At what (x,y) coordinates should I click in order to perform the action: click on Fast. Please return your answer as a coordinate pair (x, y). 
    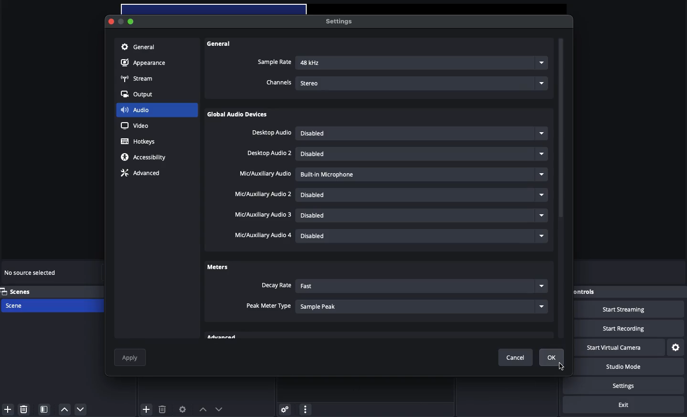
    Looking at the image, I should click on (420, 287).